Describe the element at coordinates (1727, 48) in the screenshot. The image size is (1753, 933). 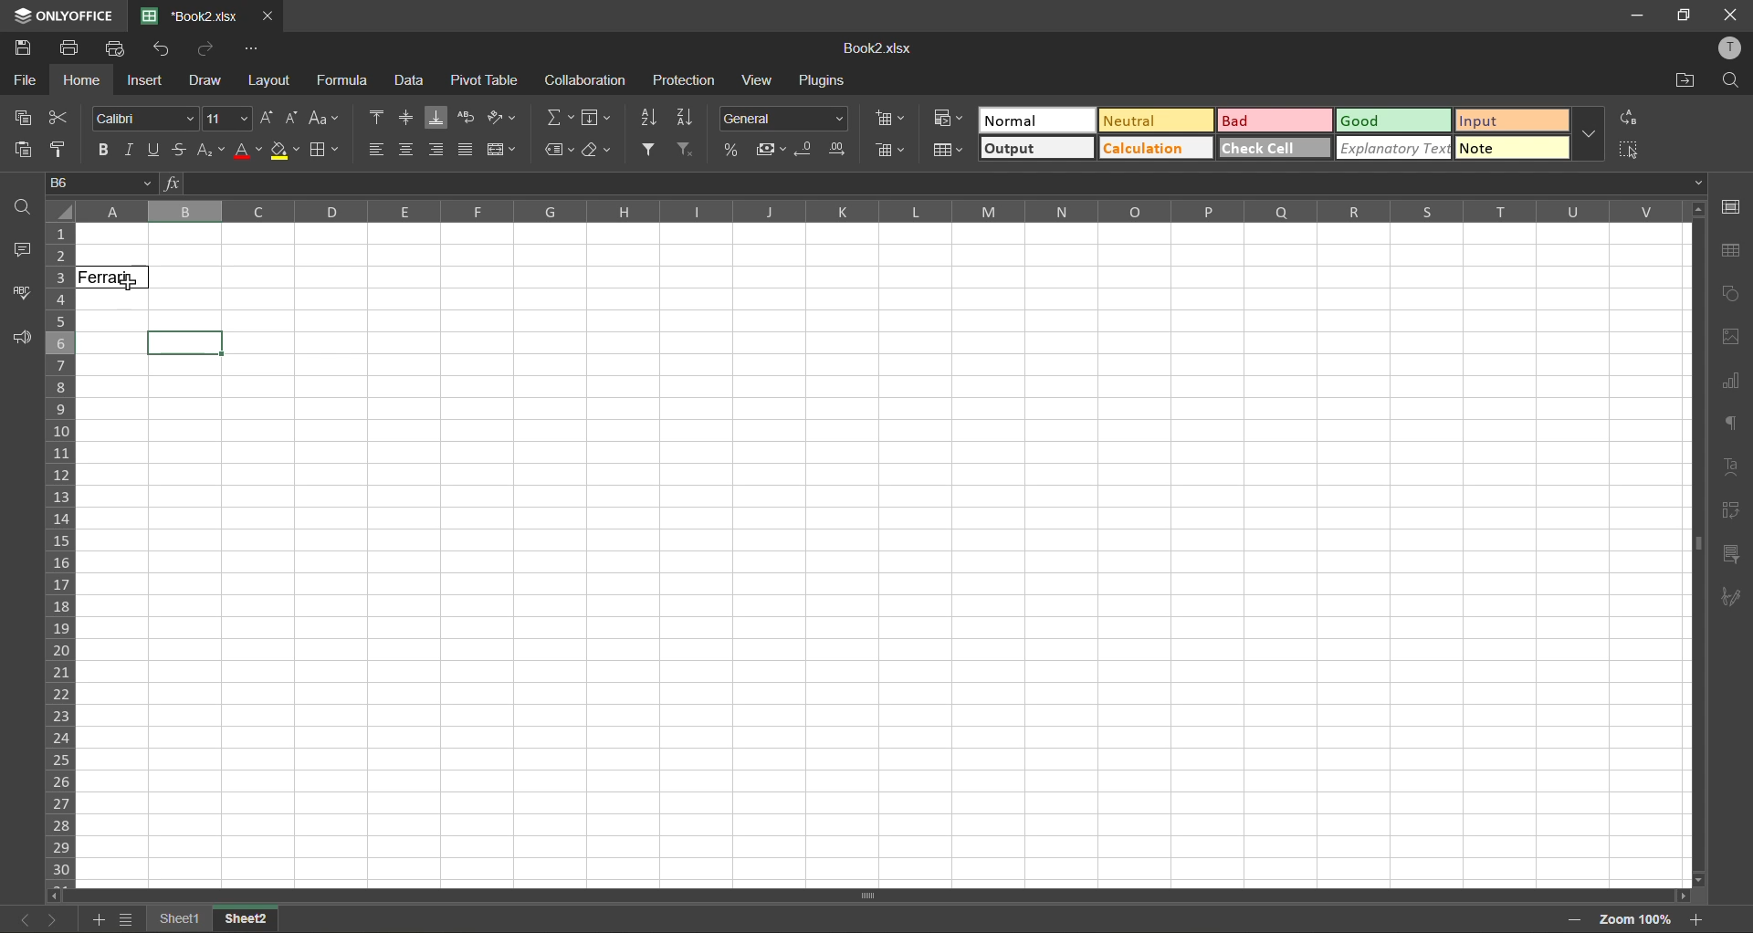
I see `profile` at that location.